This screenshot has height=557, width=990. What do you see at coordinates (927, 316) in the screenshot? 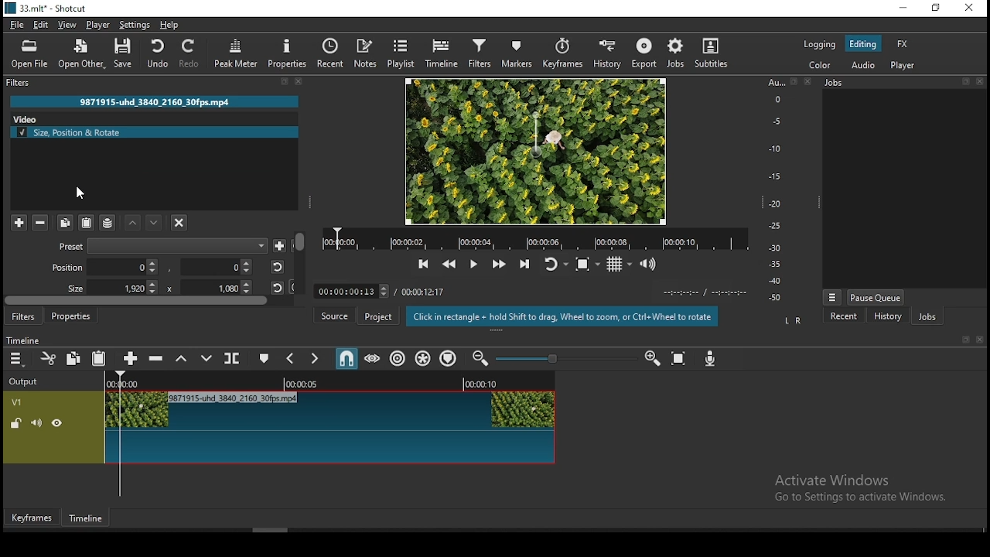
I see `jobs` at bounding box center [927, 316].